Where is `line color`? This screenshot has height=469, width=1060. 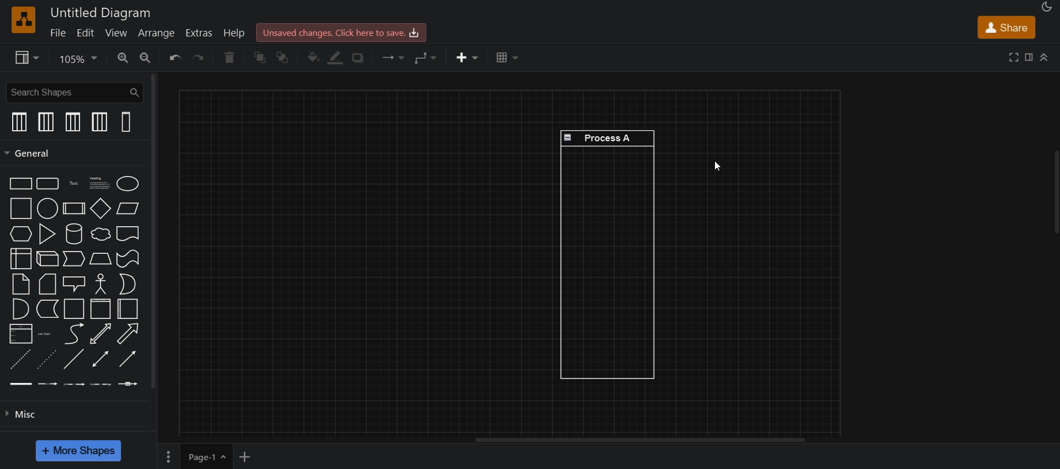
line color is located at coordinates (338, 57).